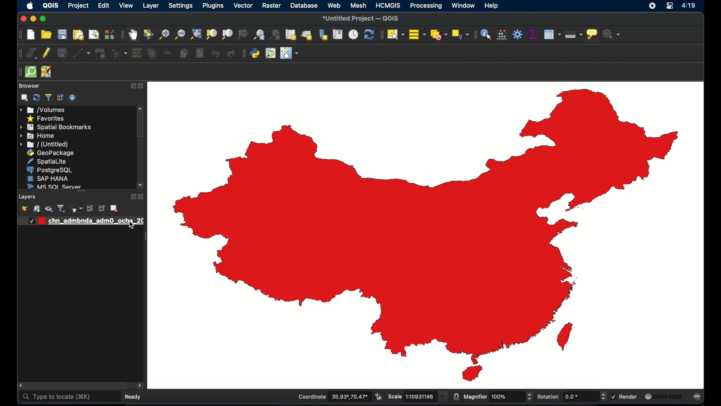  What do you see at coordinates (82, 53) in the screenshot?
I see `digitize with segment` at bounding box center [82, 53].